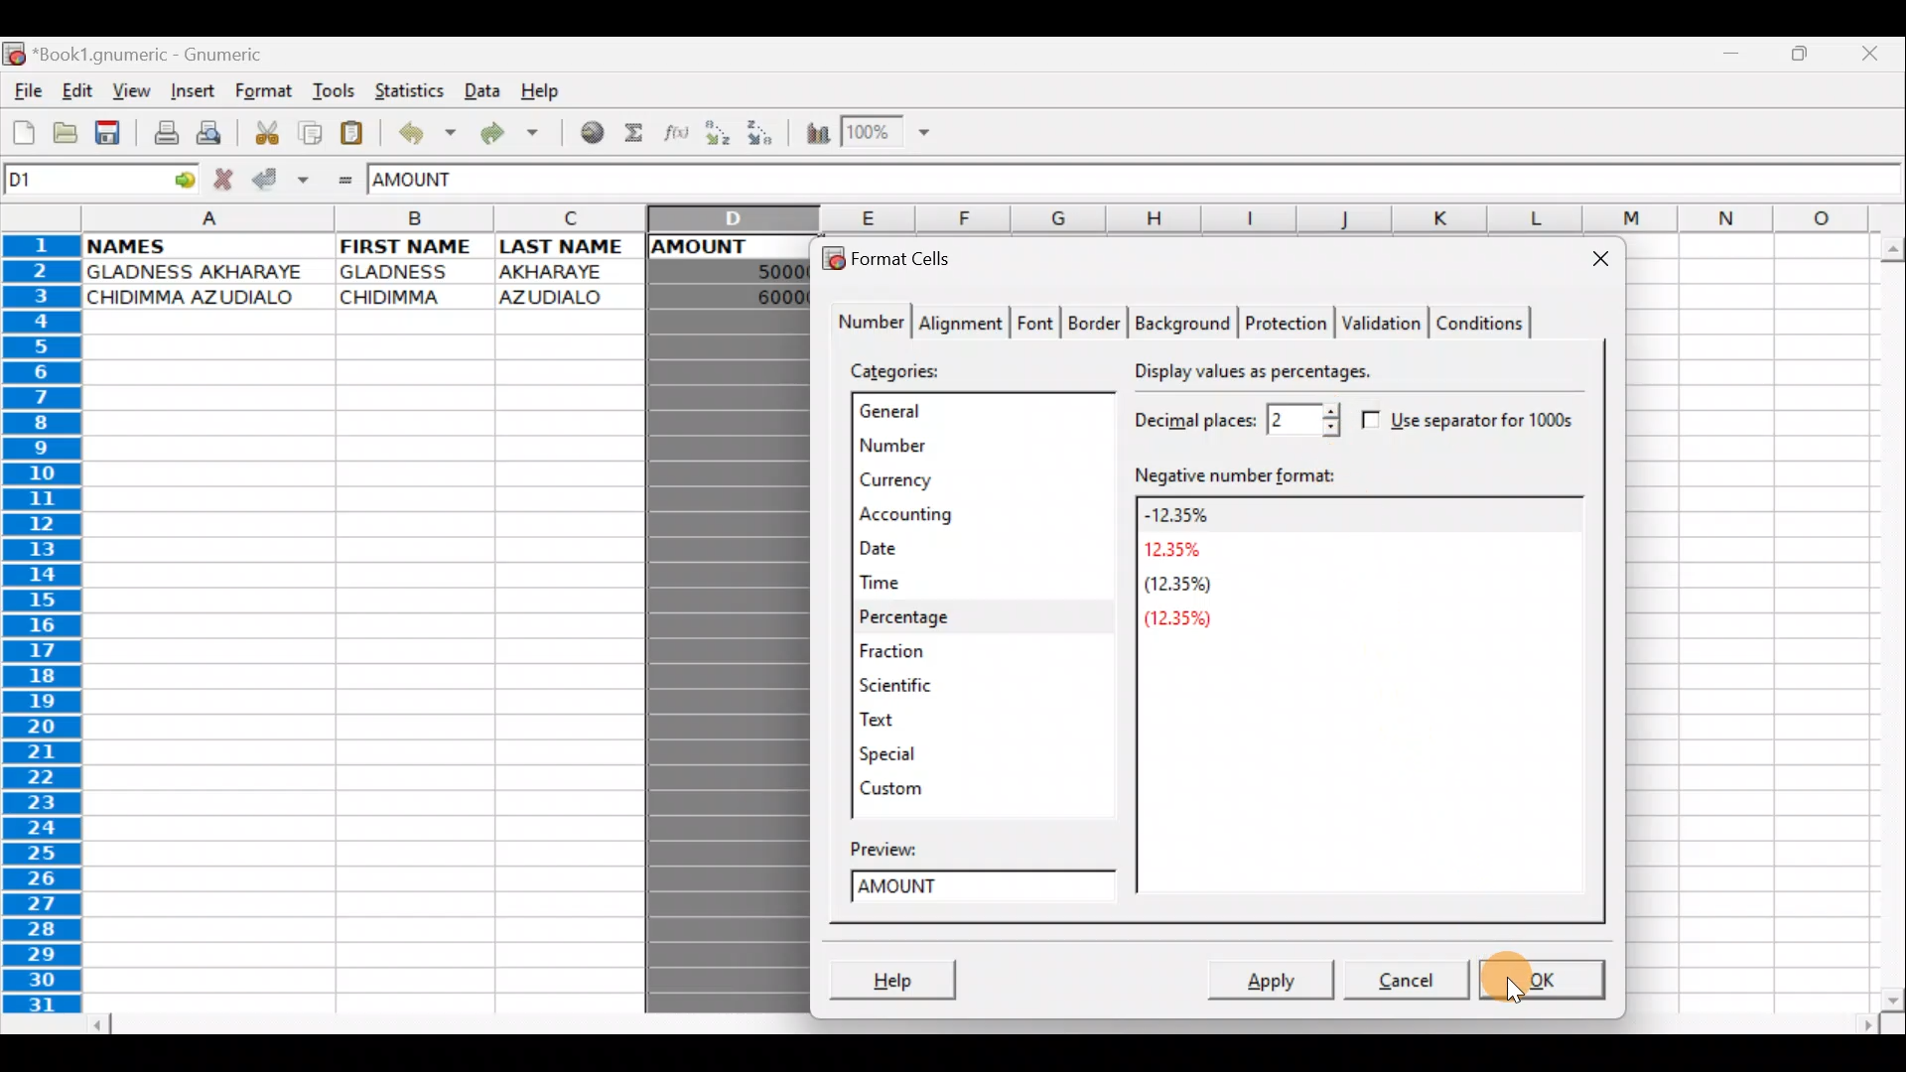 The height and width of the screenshot is (1072, 1906). I want to click on Border, so click(1098, 321).